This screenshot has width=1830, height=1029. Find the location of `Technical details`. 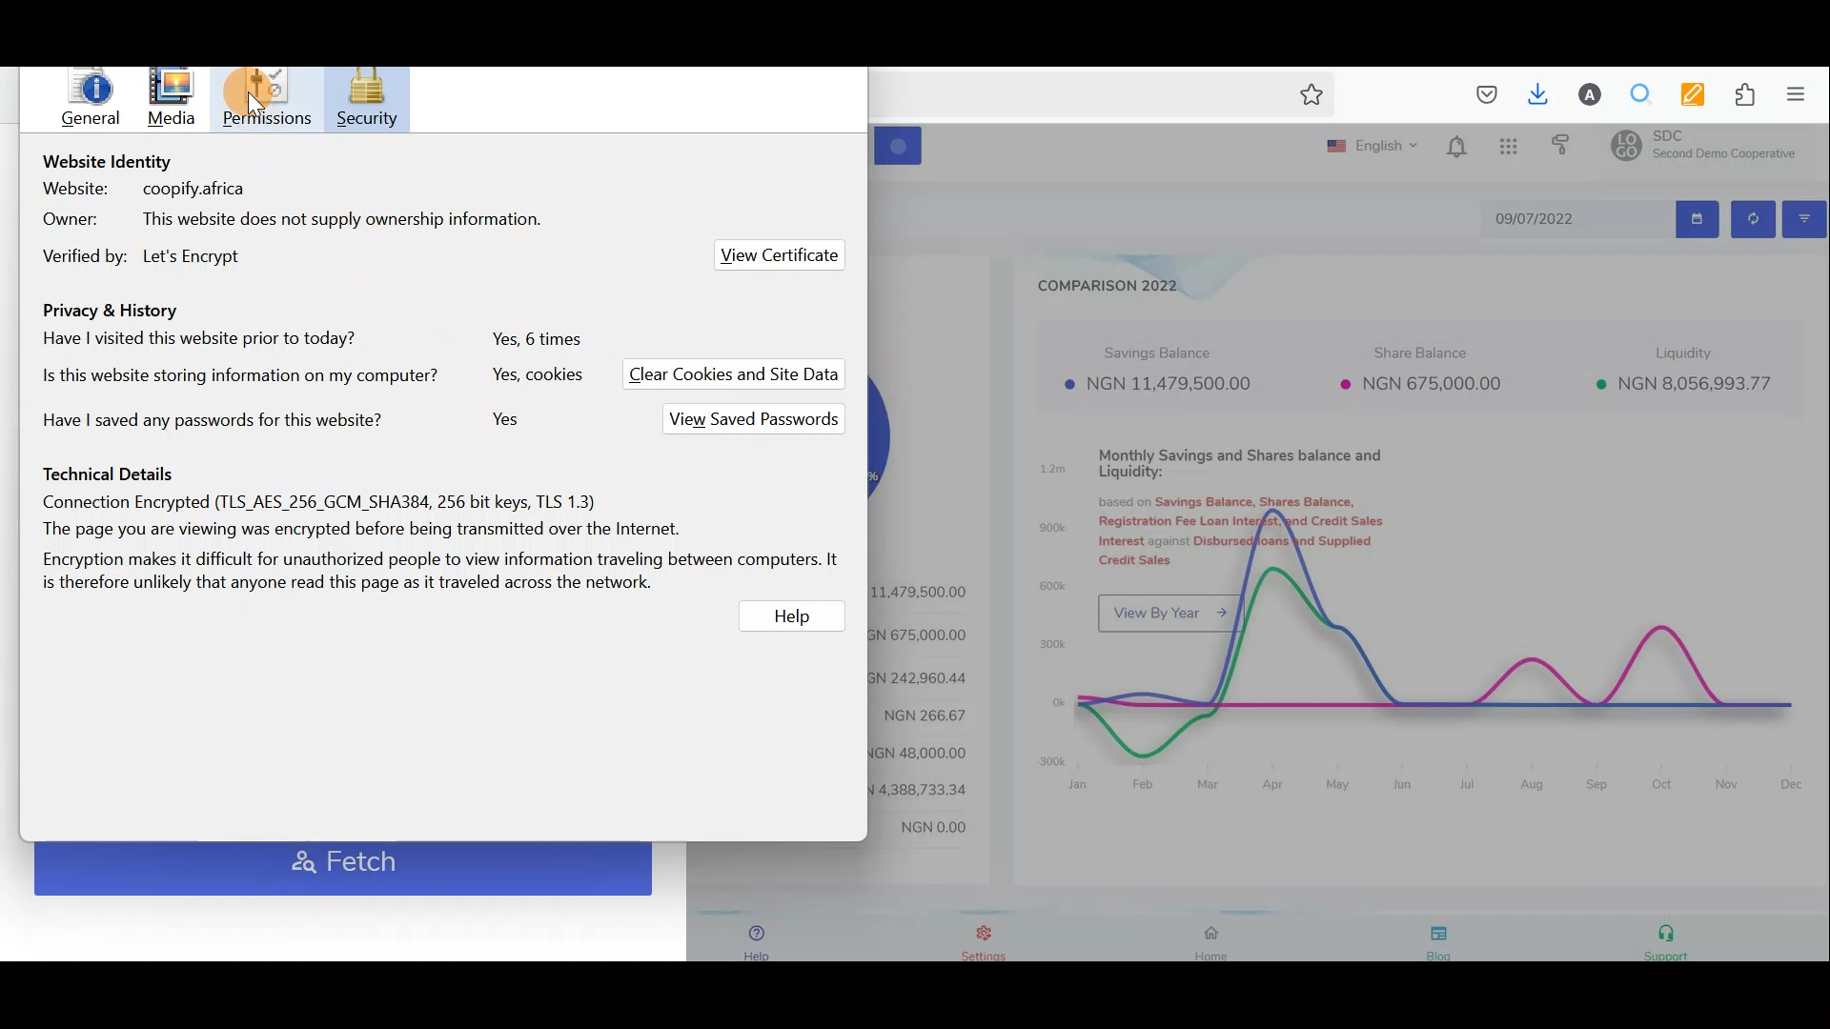

Technical details is located at coordinates (442, 527).